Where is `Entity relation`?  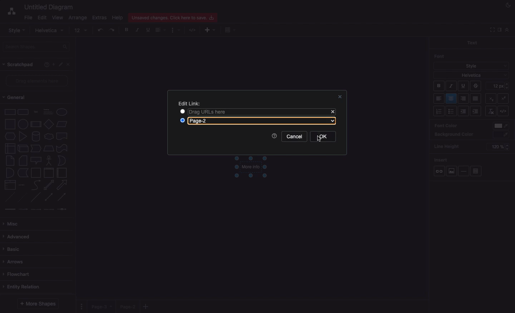
Entity relation is located at coordinates (23, 287).